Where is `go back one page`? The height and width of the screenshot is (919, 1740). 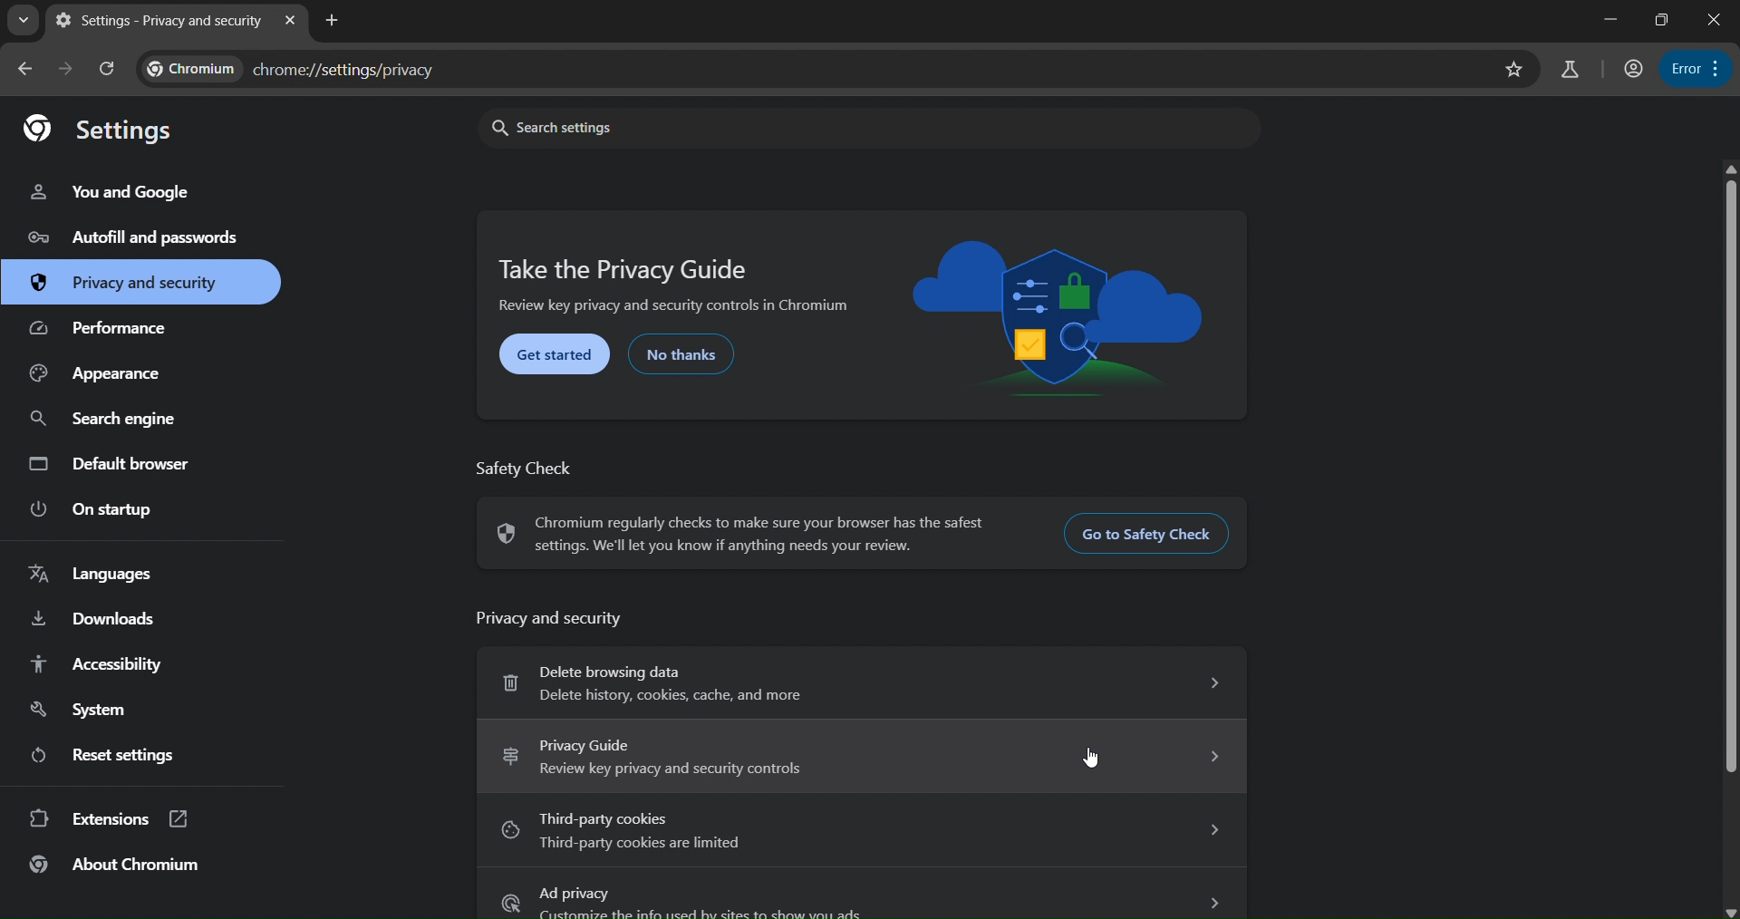 go back one page is located at coordinates (25, 66).